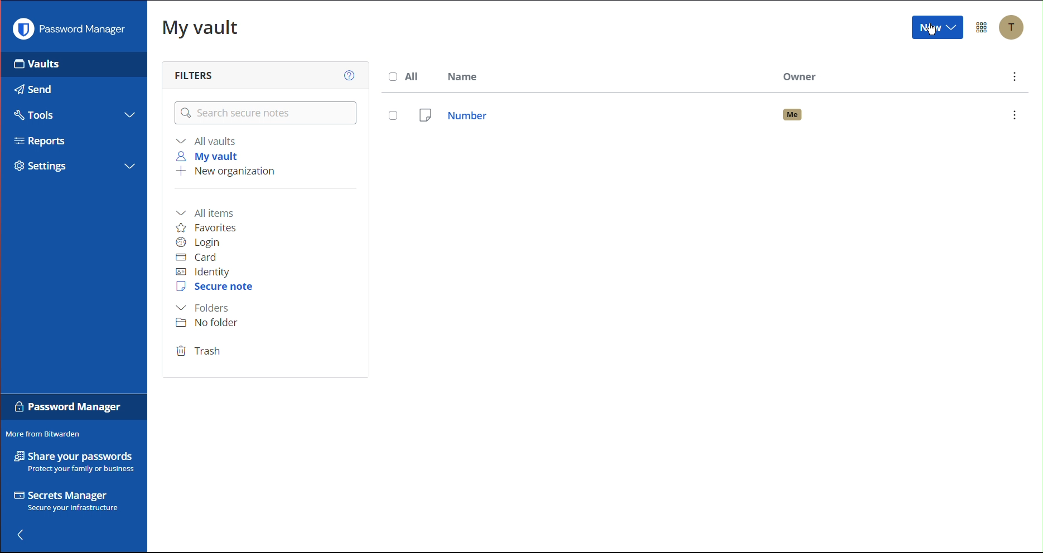  What do you see at coordinates (32, 113) in the screenshot?
I see `Tools` at bounding box center [32, 113].